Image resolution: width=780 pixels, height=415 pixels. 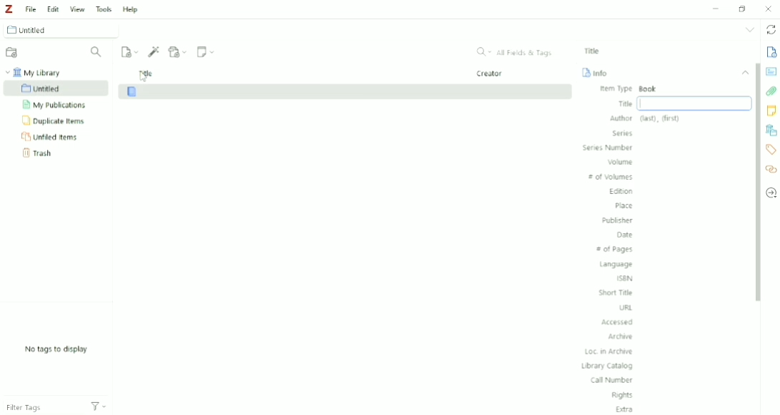 What do you see at coordinates (629, 89) in the screenshot?
I see `Item Type` at bounding box center [629, 89].